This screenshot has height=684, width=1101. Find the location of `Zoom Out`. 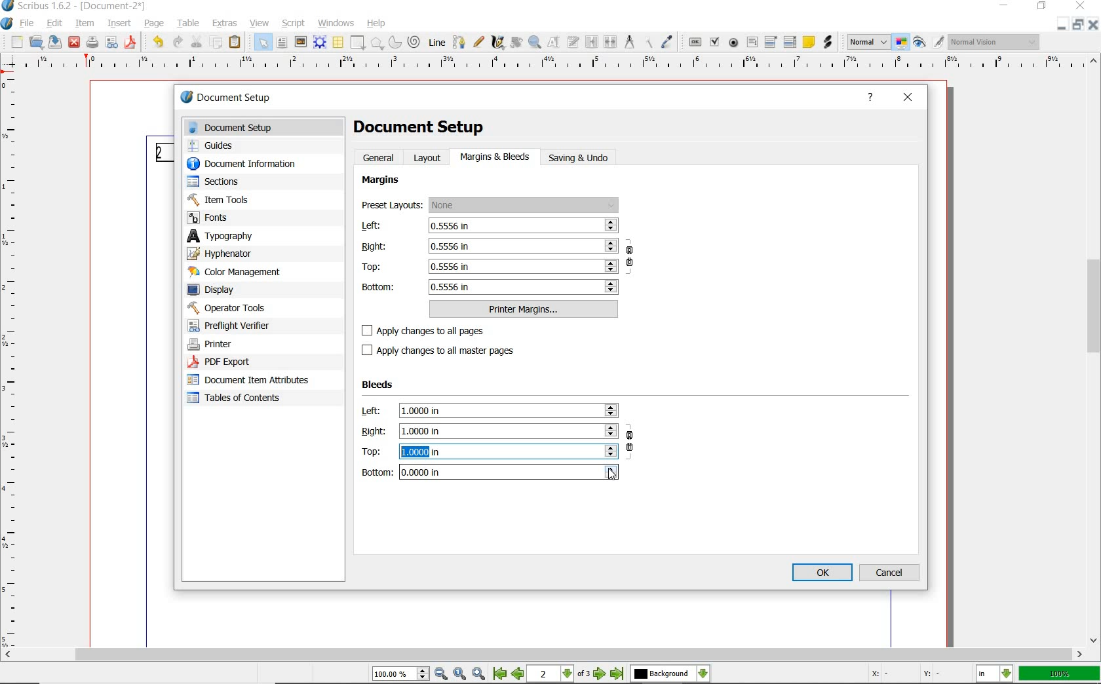

Zoom Out is located at coordinates (442, 675).